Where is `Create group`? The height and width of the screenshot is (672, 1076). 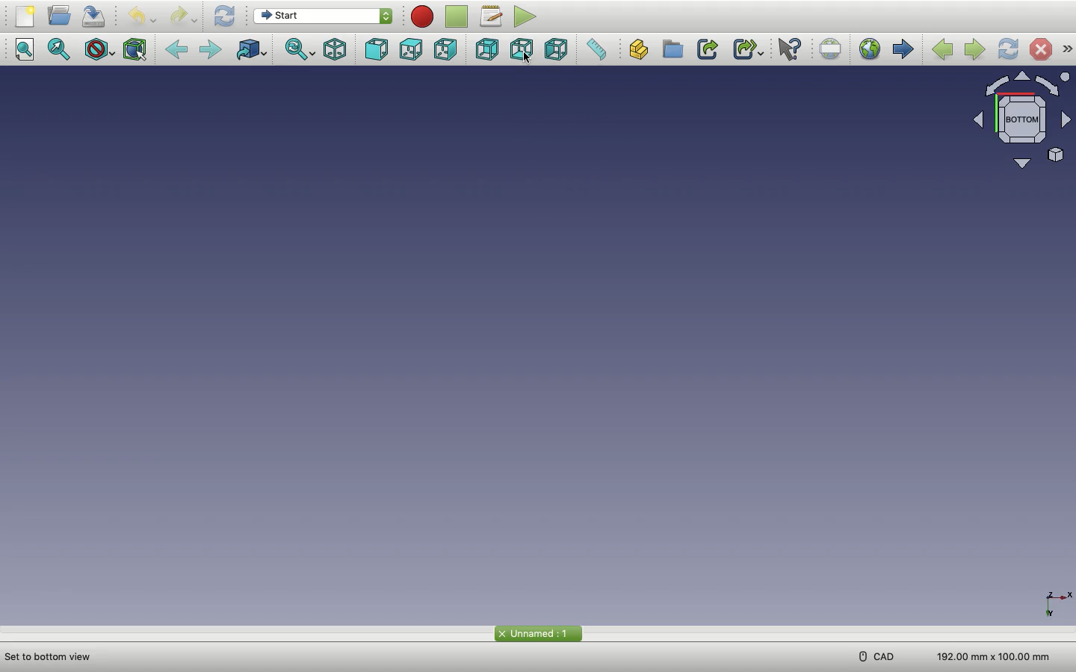
Create group is located at coordinates (674, 49).